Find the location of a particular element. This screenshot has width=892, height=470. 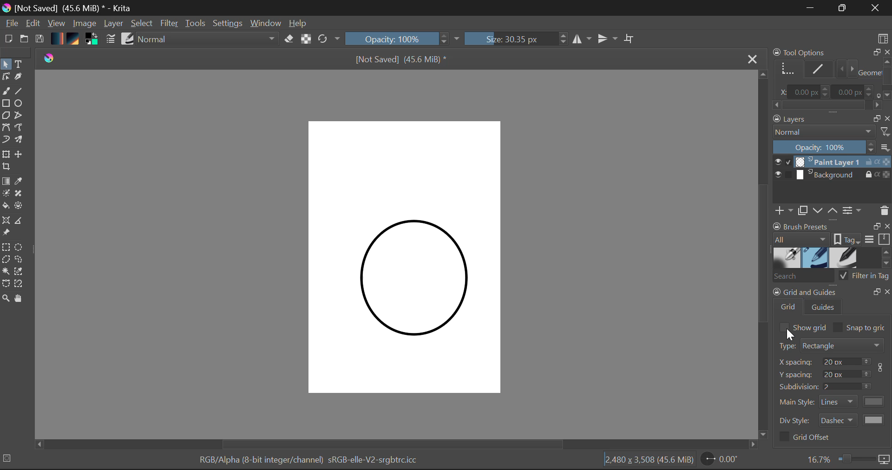

Line is located at coordinates (20, 91).